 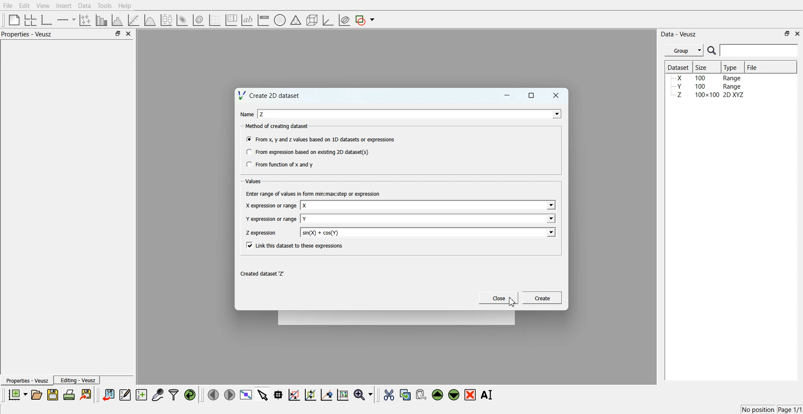 What do you see at coordinates (230, 394) in the screenshot?
I see `Move to the next page` at bounding box center [230, 394].